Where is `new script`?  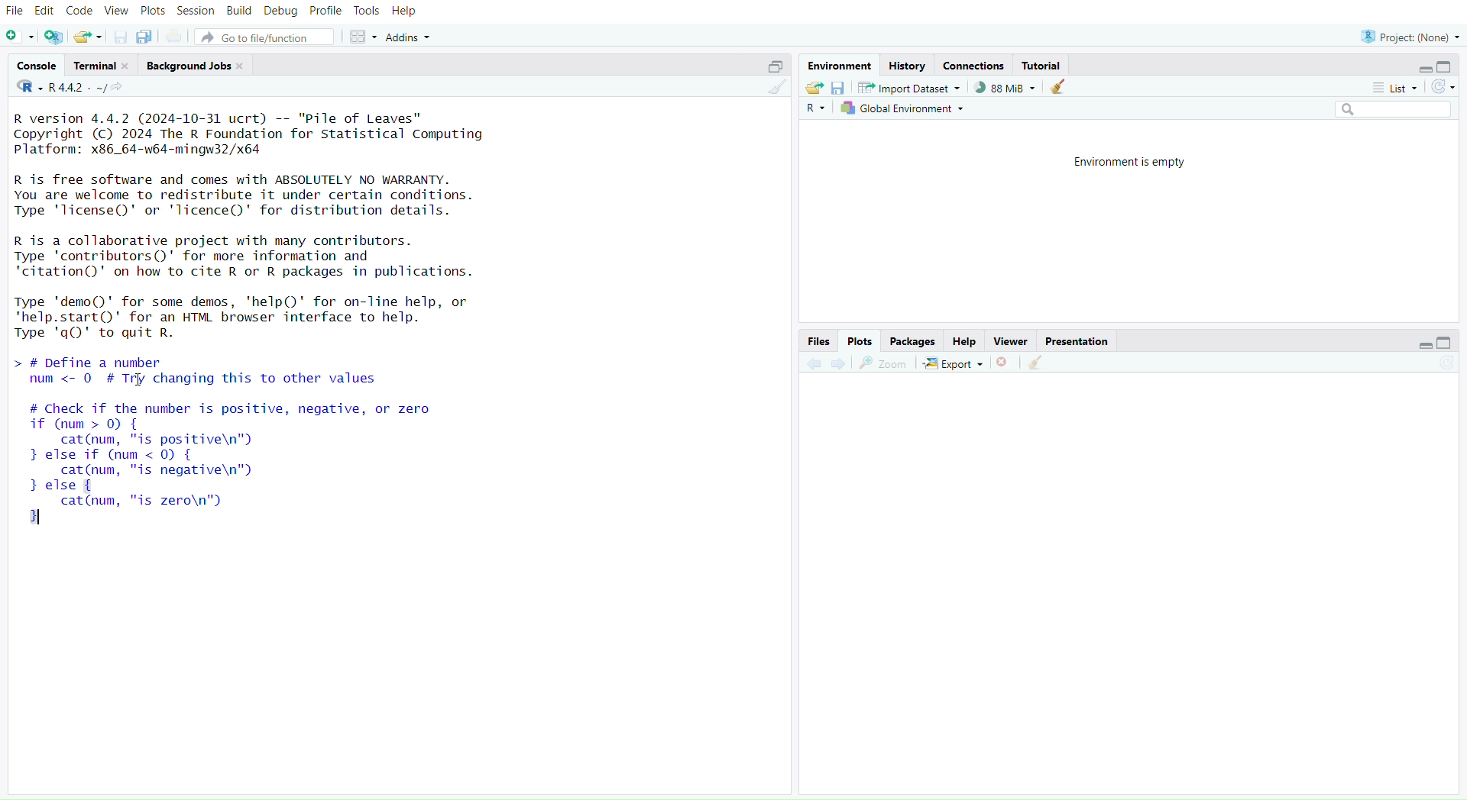
new script is located at coordinates (21, 37).